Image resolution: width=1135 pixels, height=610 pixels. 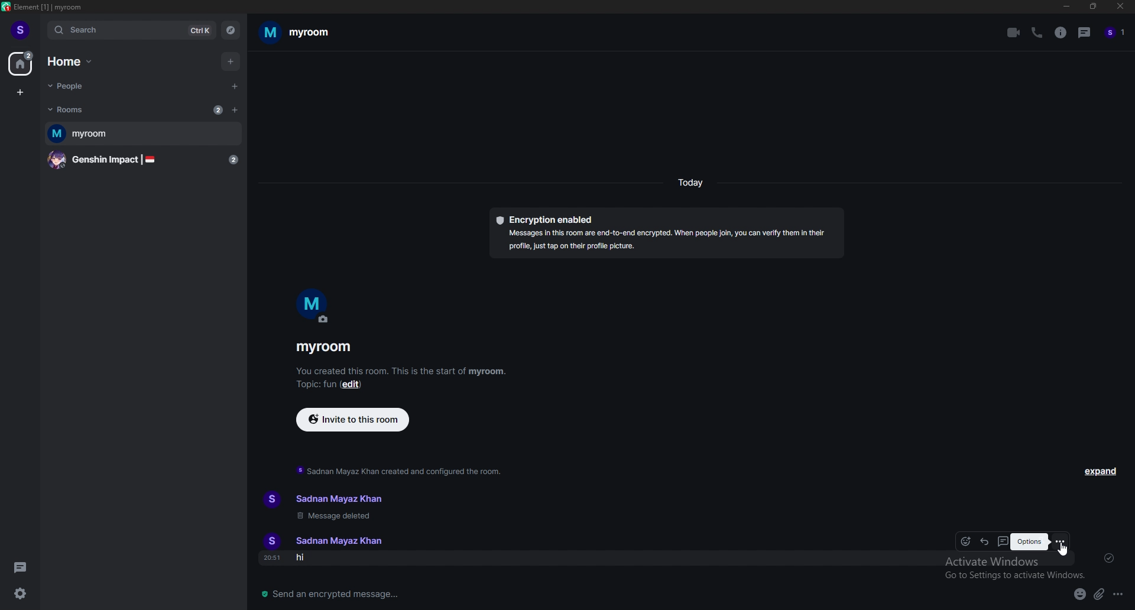 I want to click on profile, so click(x=20, y=30).